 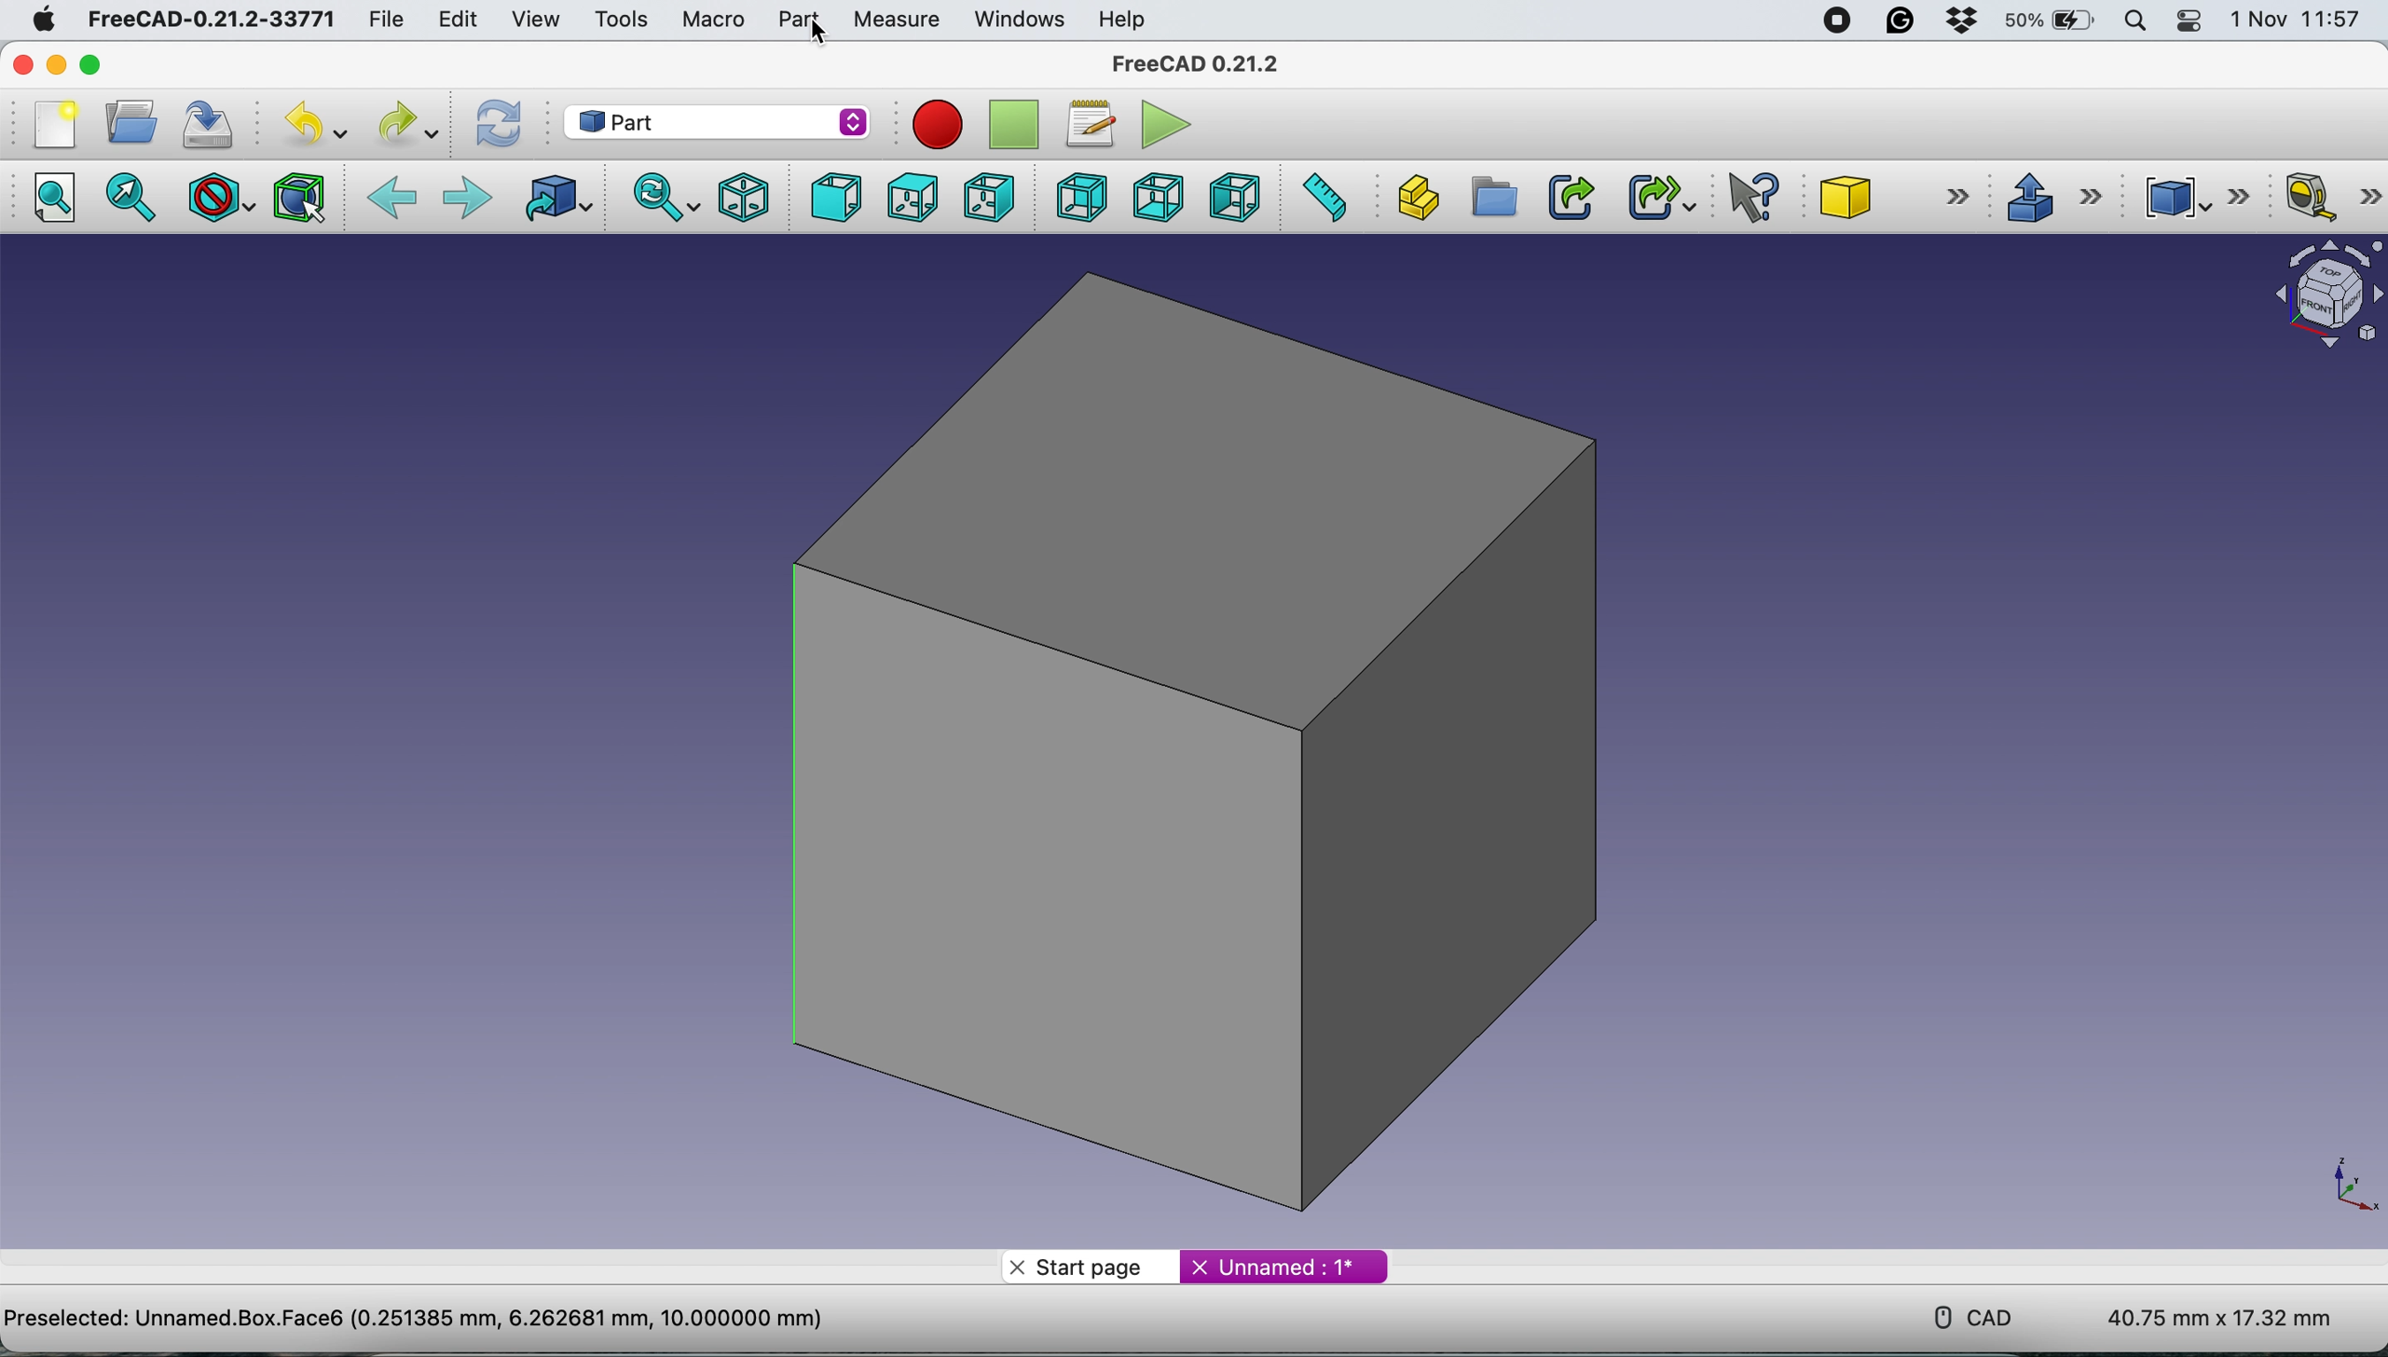 What do you see at coordinates (1127, 21) in the screenshot?
I see `help` at bounding box center [1127, 21].